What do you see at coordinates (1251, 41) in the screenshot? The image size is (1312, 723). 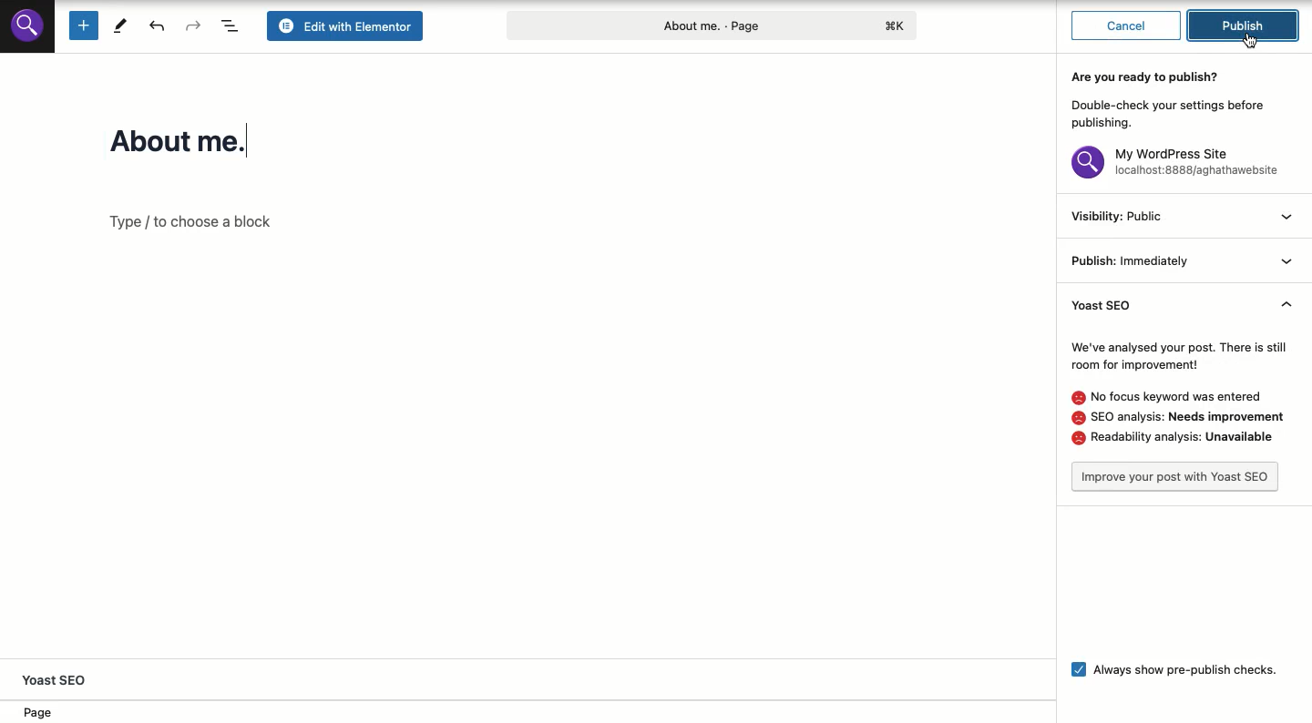 I see `Cursor` at bounding box center [1251, 41].